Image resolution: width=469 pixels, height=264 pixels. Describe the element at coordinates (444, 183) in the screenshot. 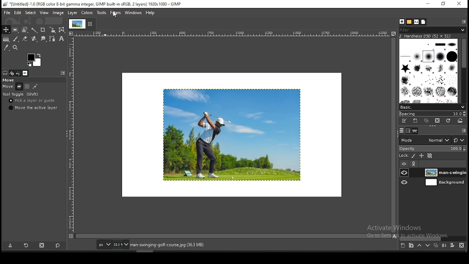

I see `layer` at that location.